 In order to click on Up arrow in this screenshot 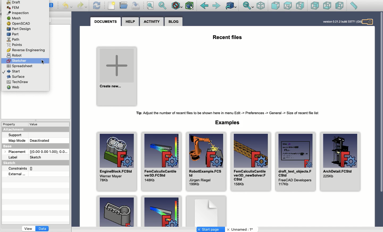, I will do `click(52, 4)`.